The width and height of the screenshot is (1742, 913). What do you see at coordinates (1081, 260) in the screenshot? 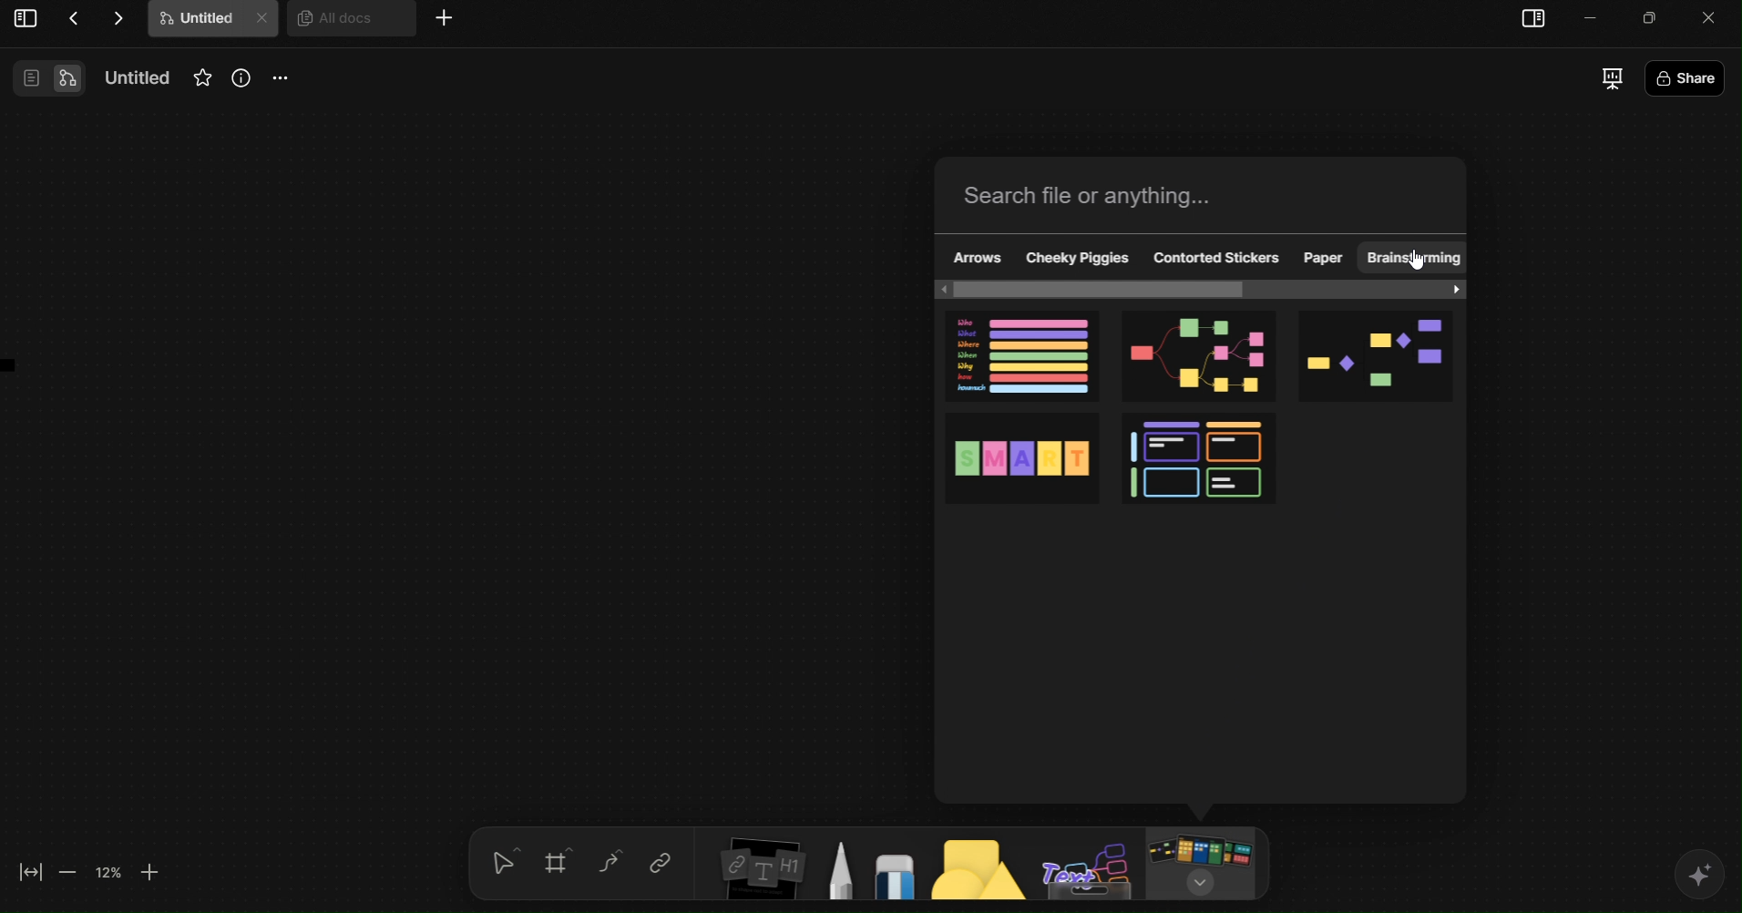
I see `Cheeky Piggies` at bounding box center [1081, 260].